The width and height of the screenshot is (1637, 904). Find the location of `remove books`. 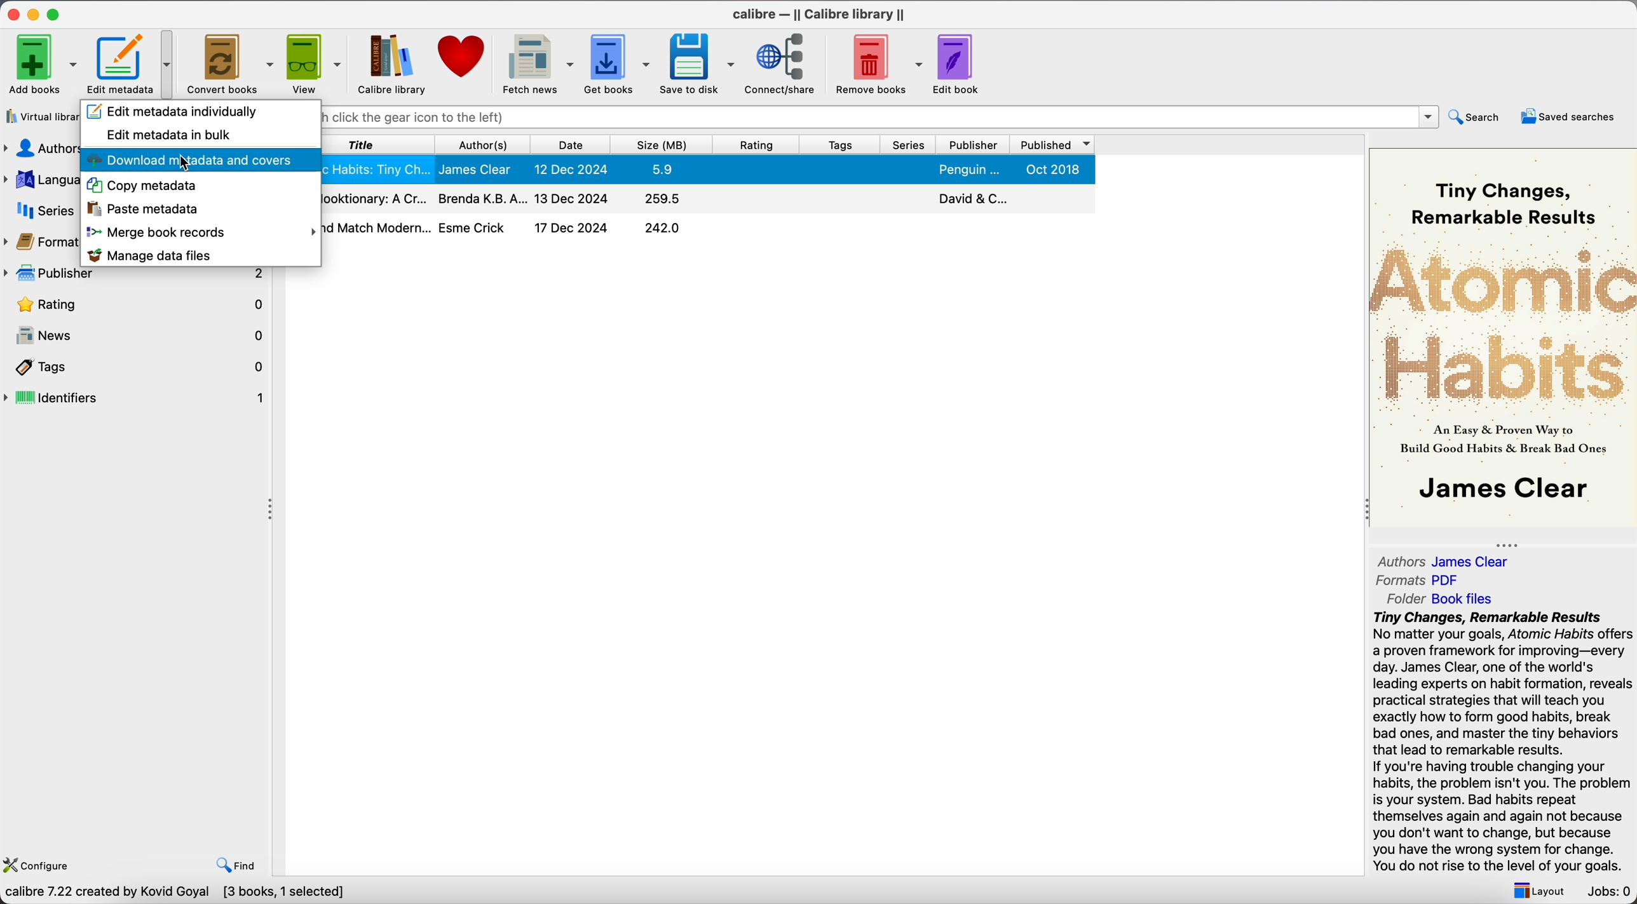

remove books is located at coordinates (880, 64).